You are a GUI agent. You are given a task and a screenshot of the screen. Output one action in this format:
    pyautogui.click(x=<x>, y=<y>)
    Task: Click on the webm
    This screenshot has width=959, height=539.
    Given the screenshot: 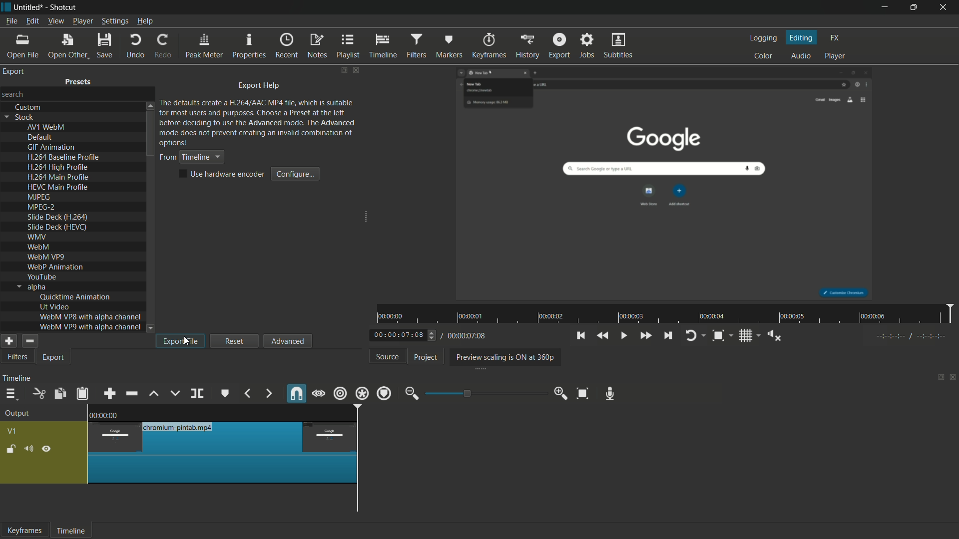 What is the action you would take?
    pyautogui.click(x=38, y=248)
    